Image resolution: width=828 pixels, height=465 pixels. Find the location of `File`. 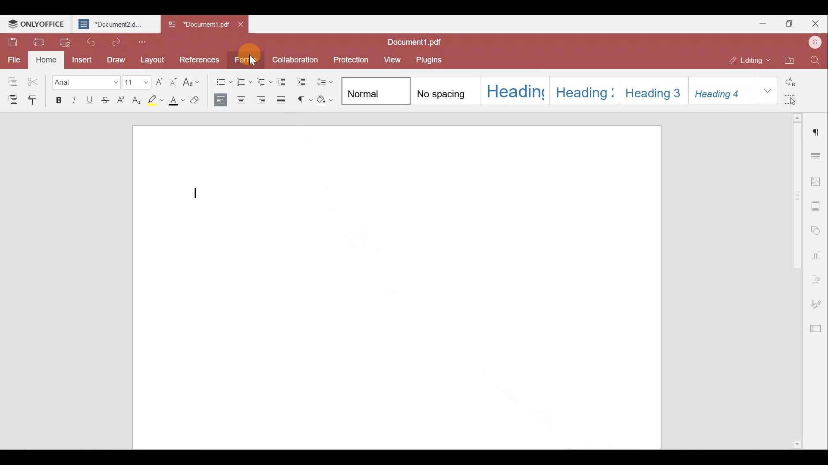

File is located at coordinates (13, 60).